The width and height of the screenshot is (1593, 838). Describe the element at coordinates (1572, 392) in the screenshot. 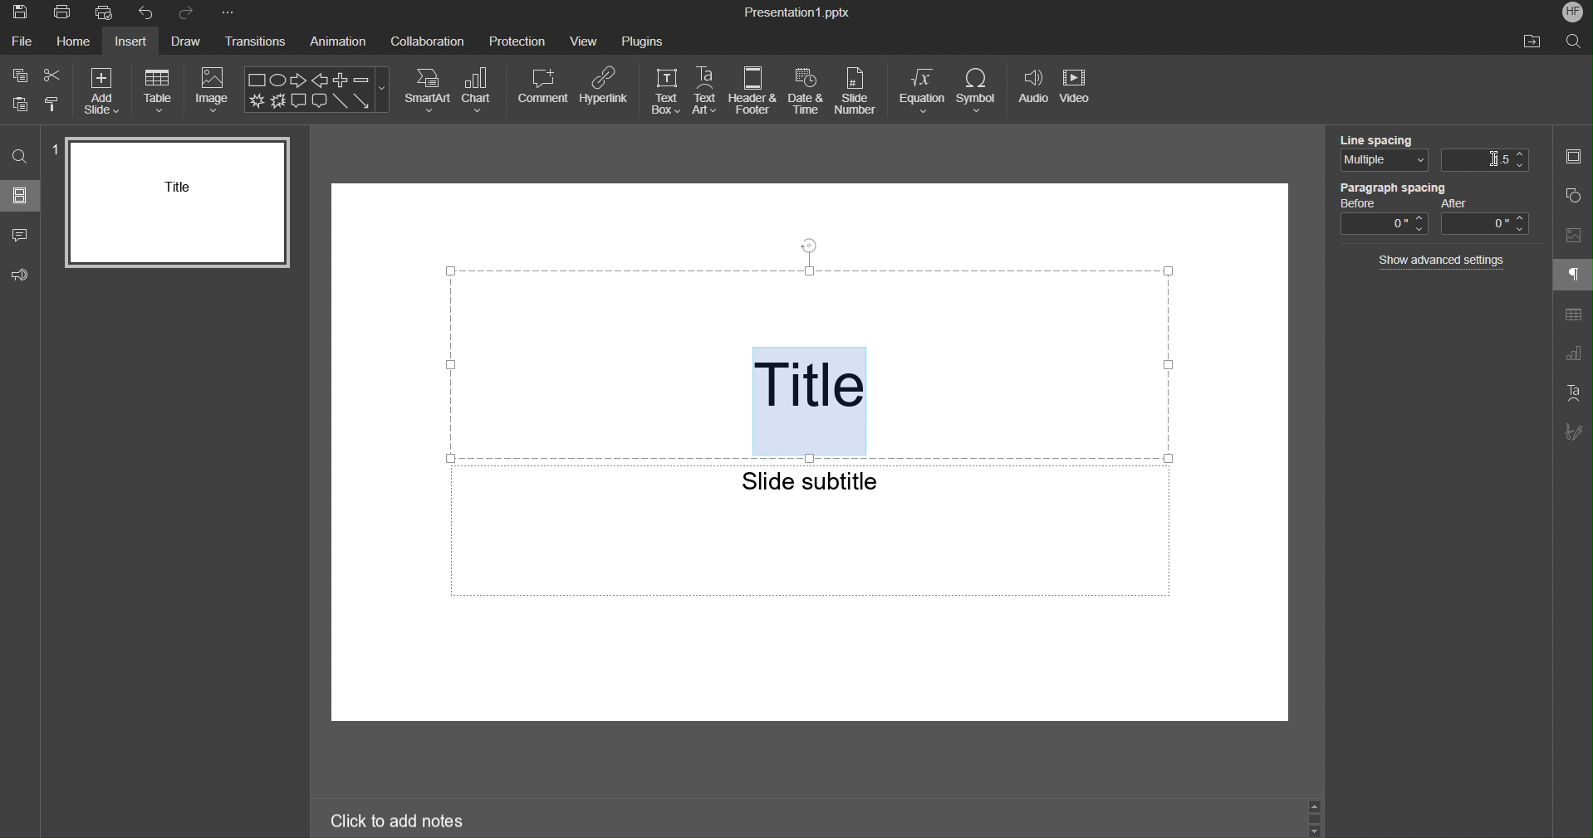

I see `Text Art` at that location.